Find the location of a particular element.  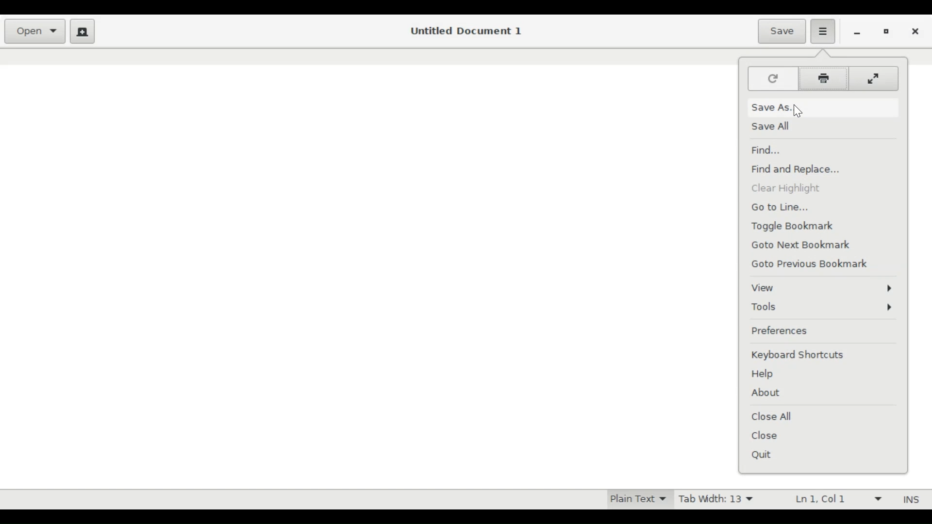

Goto Next Bookmark is located at coordinates (803, 244).